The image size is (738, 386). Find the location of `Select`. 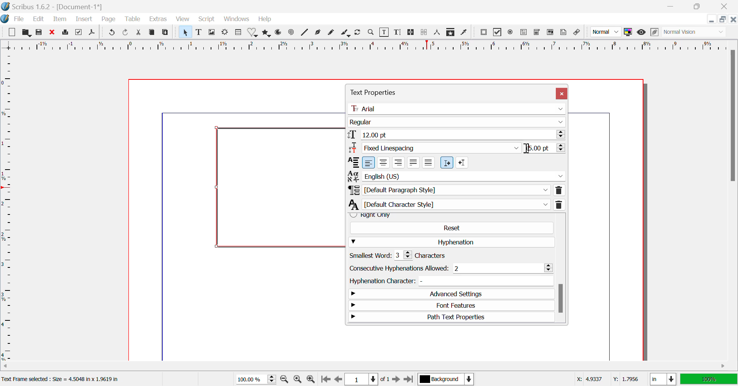

Select is located at coordinates (185, 32).